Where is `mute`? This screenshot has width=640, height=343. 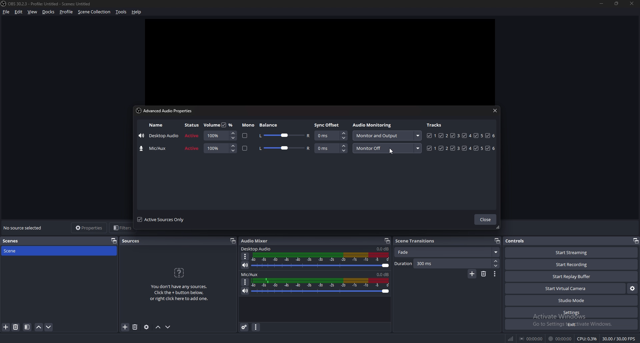
mute is located at coordinates (245, 291).